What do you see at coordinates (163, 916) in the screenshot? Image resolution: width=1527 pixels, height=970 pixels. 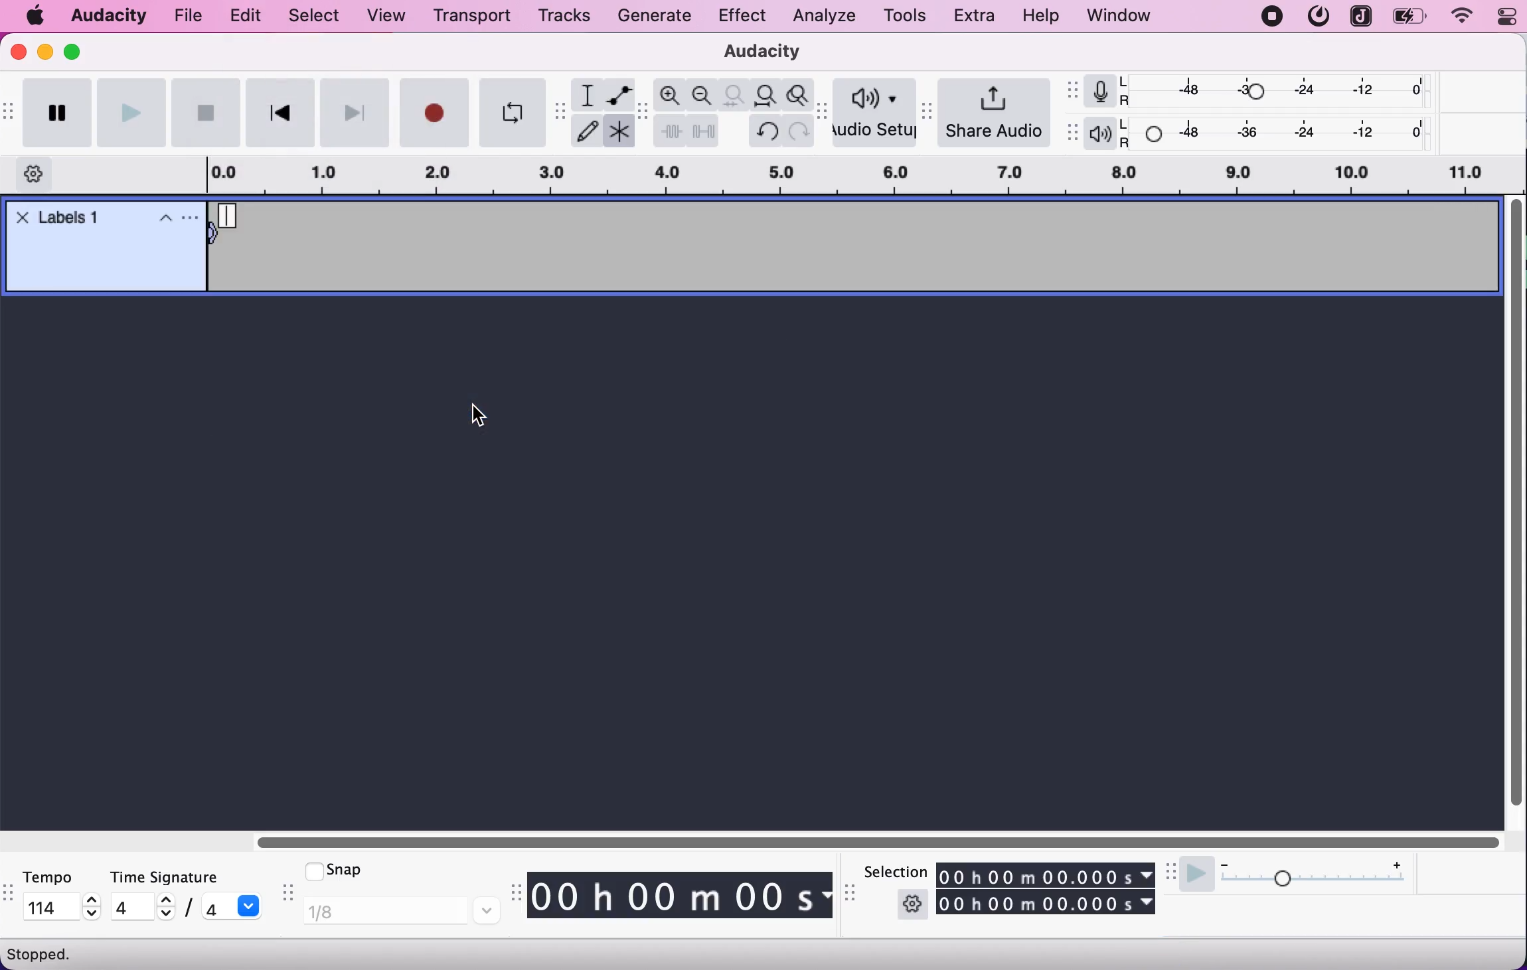 I see `decrease` at bounding box center [163, 916].